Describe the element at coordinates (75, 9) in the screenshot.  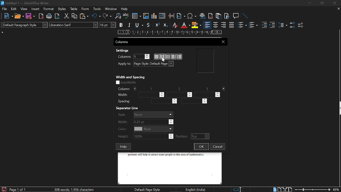
I see `Table` at that location.